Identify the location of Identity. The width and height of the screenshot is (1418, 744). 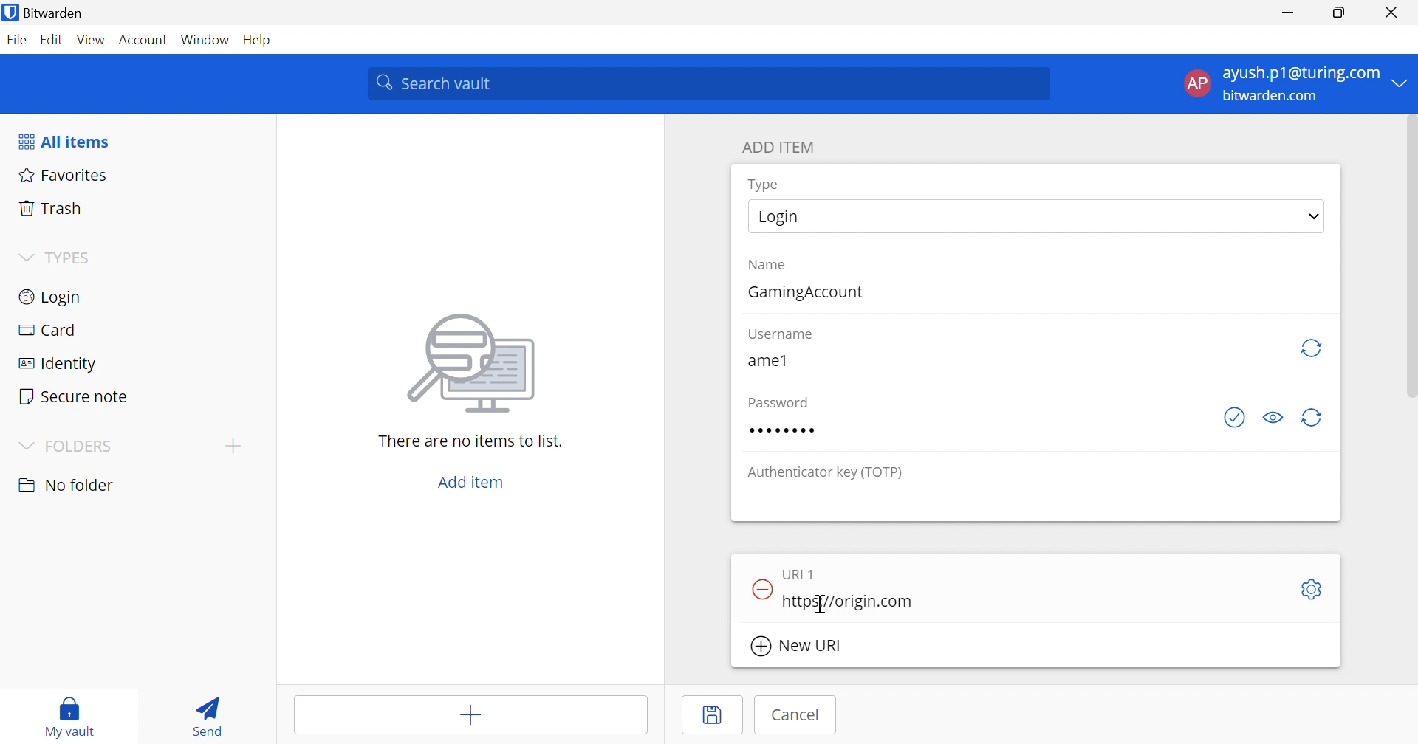
(59, 365).